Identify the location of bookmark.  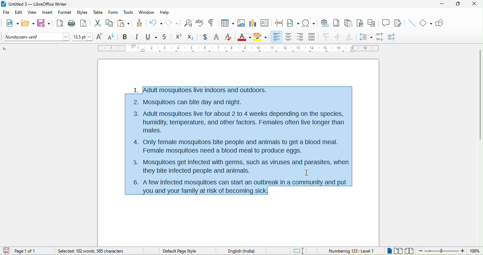
(360, 23).